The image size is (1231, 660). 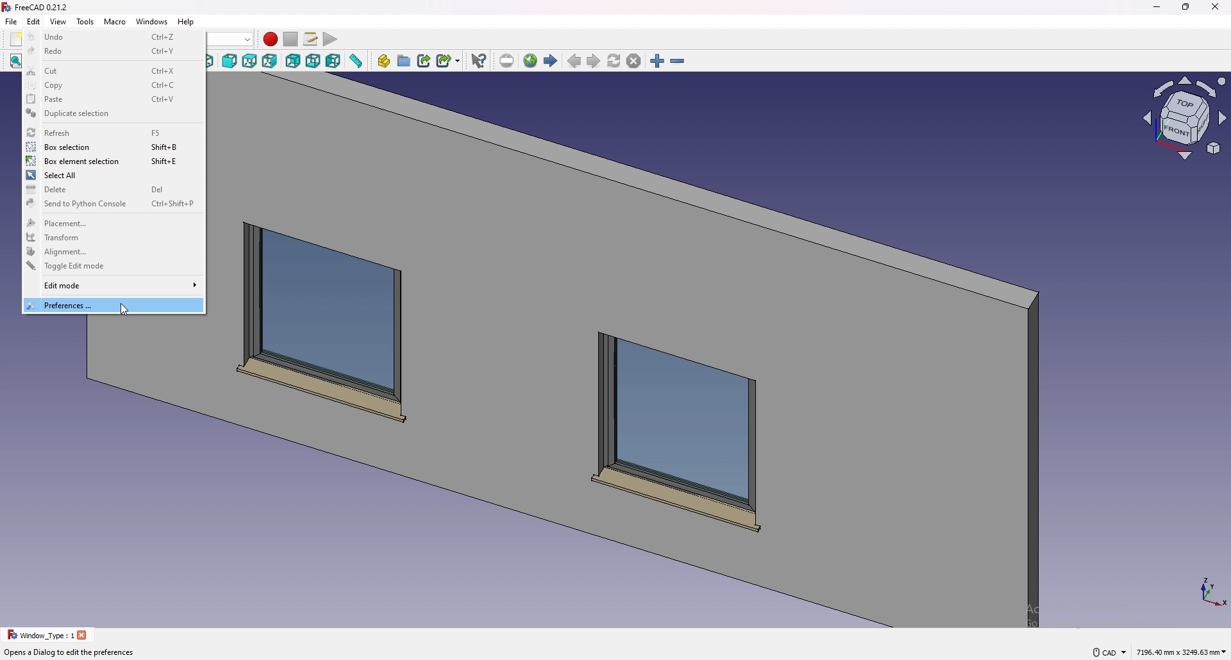 I want to click on redo  Ctrl+Y, so click(x=115, y=53).